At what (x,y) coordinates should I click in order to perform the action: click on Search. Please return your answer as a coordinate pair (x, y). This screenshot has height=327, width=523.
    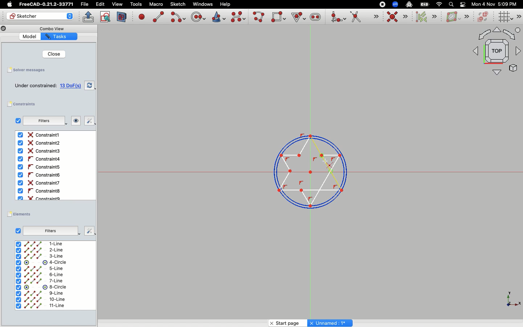
    Looking at the image, I should click on (451, 4).